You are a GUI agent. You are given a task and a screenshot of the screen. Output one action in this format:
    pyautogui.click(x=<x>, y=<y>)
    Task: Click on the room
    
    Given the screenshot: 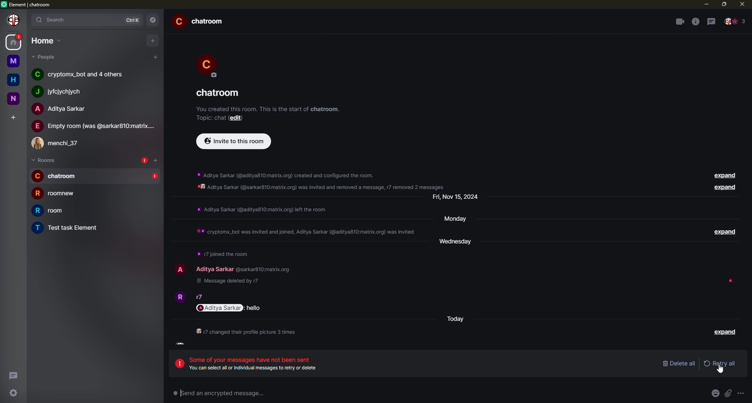 What is the action you would take?
    pyautogui.click(x=51, y=210)
    